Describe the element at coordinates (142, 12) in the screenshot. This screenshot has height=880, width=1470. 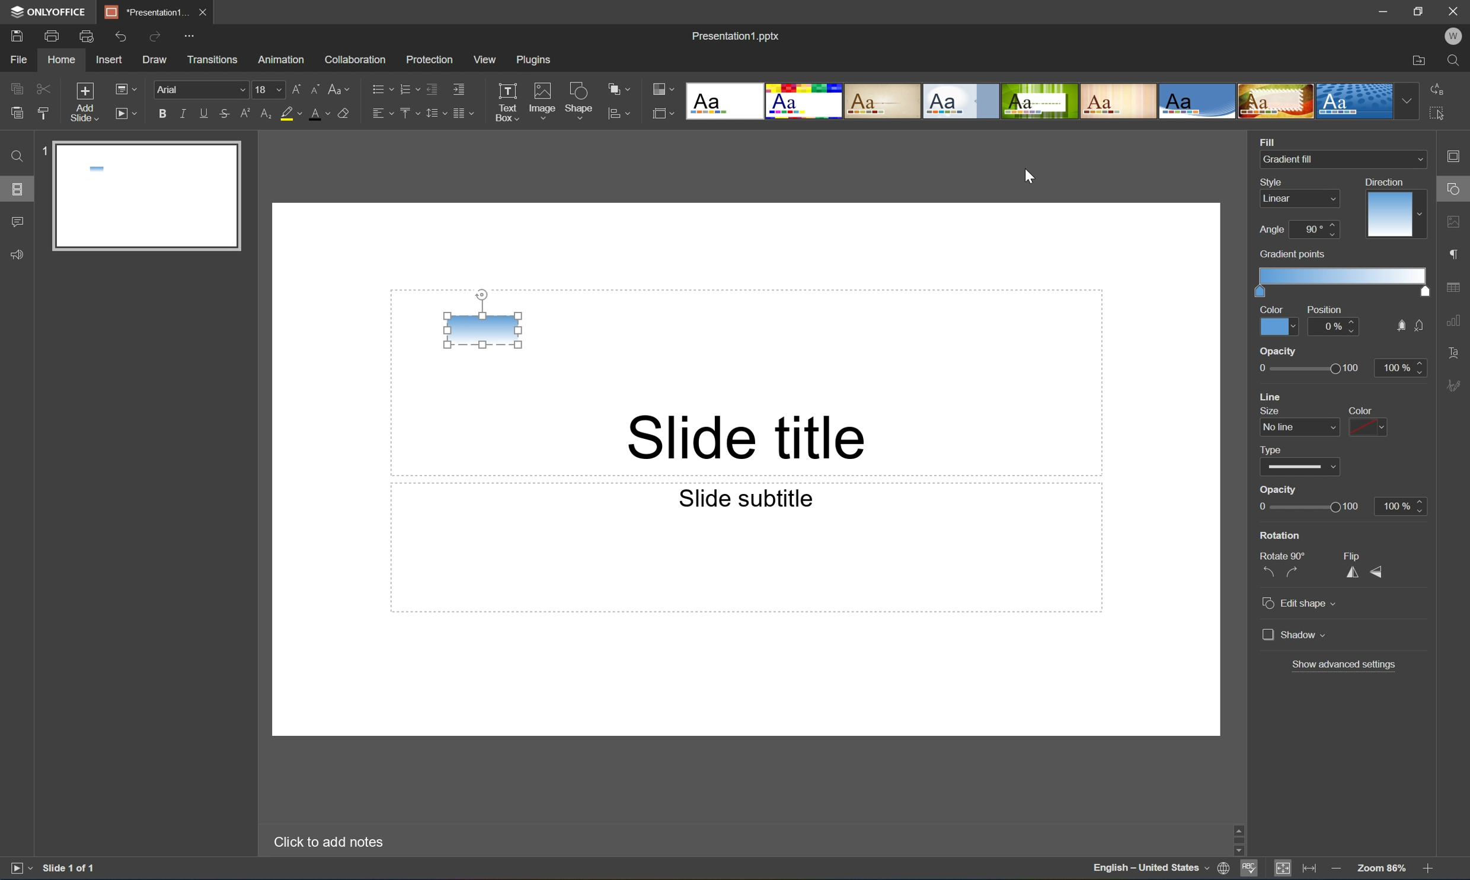
I see `Presentation1...` at that location.